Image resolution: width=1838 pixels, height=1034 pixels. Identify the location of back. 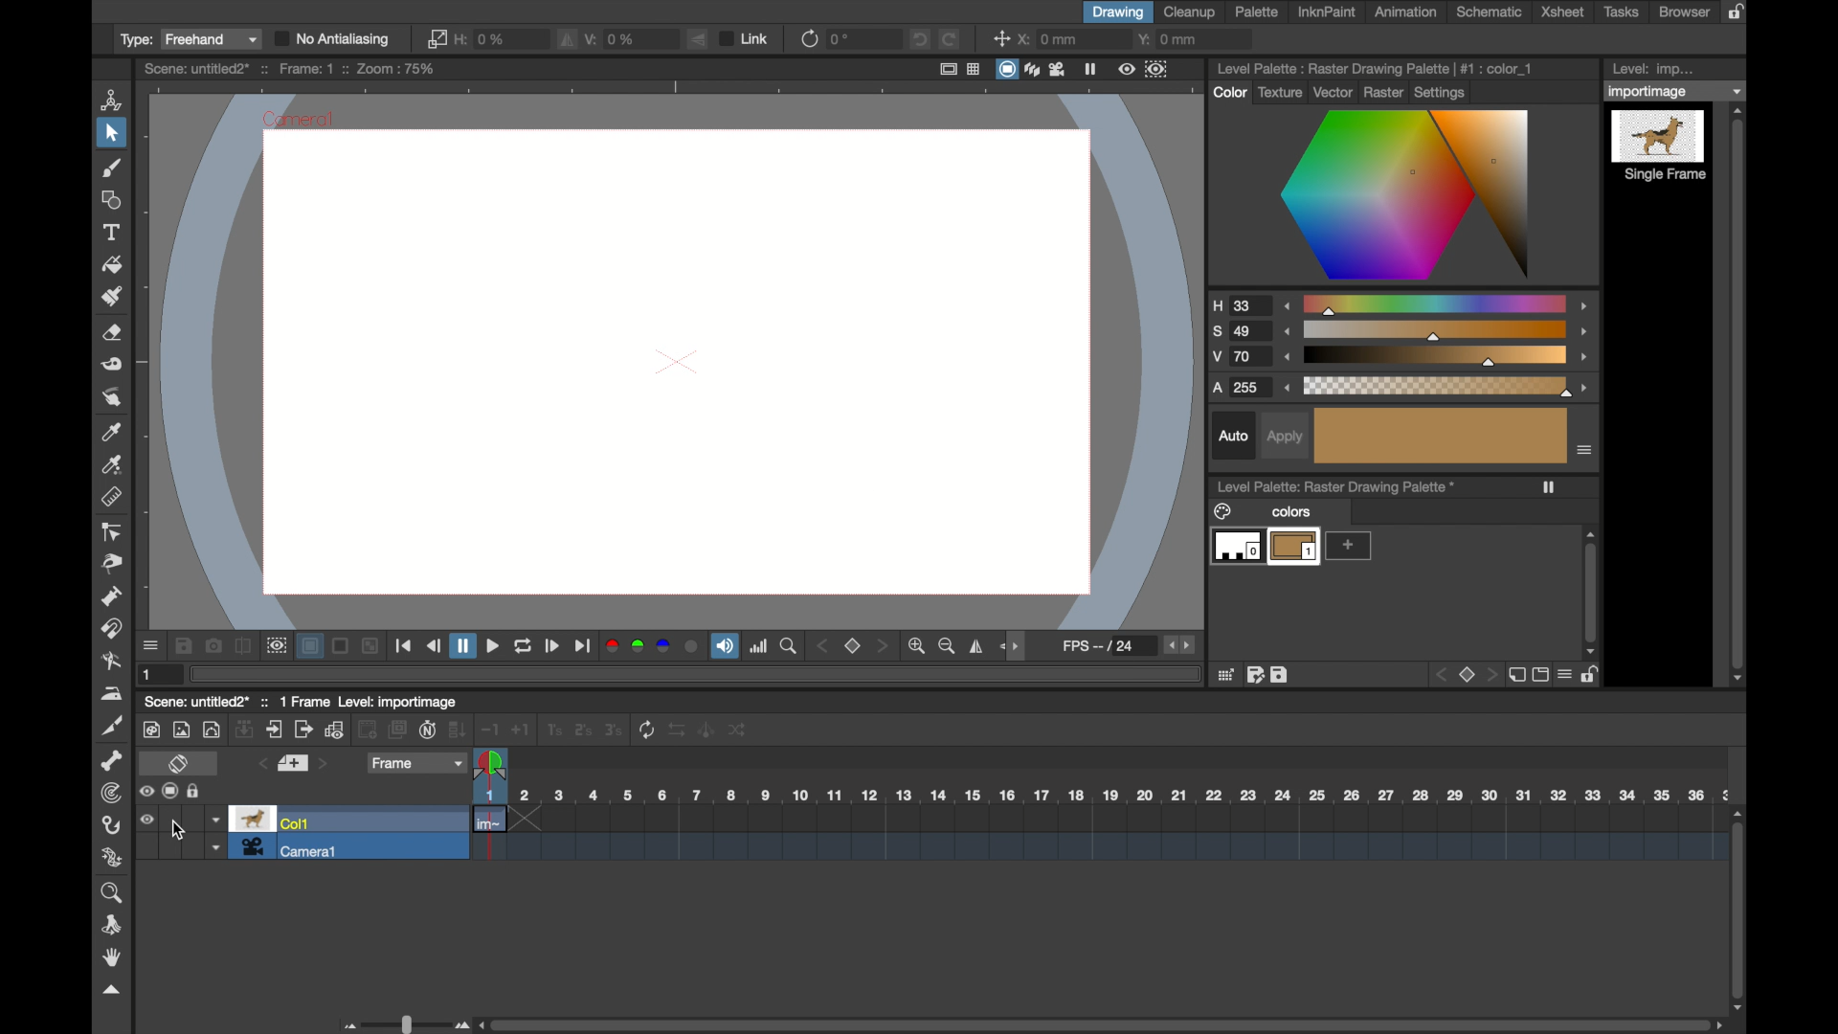
(434, 645).